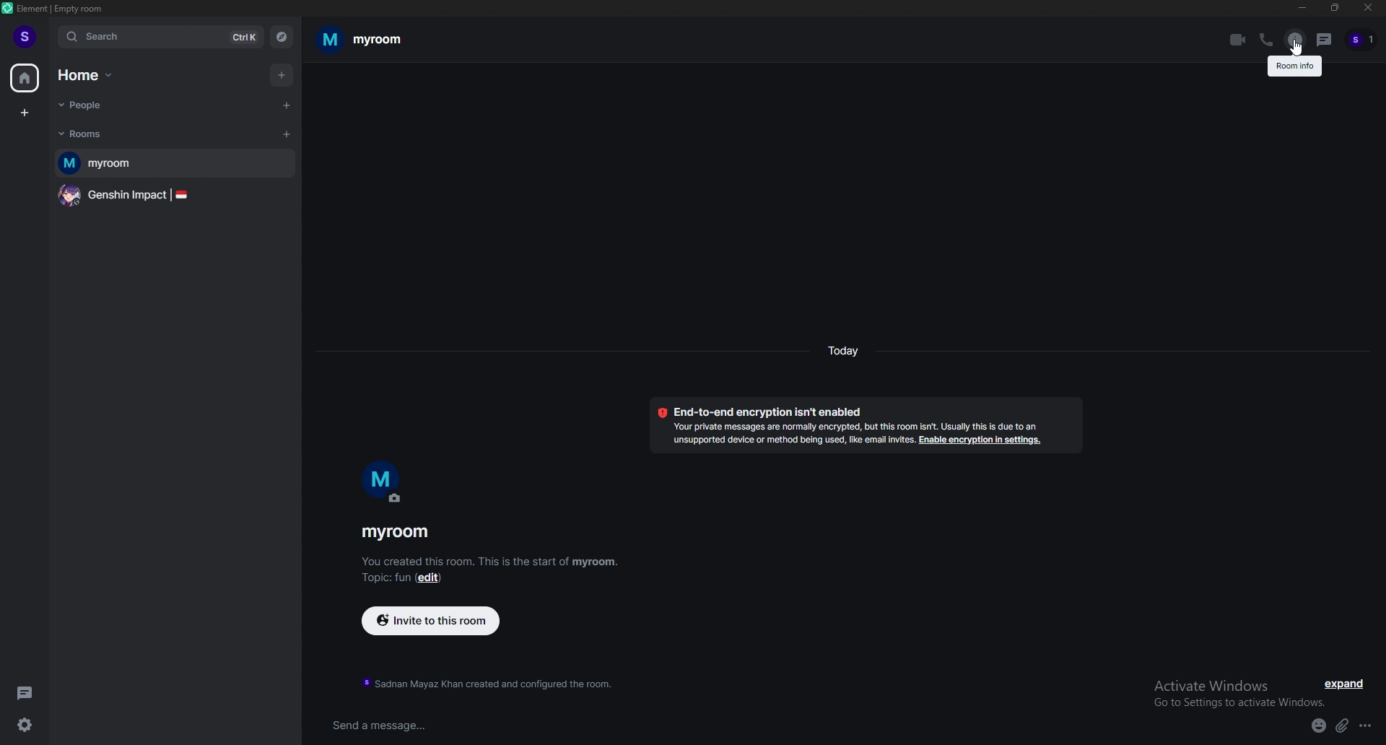  What do you see at coordinates (128, 38) in the screenshot?
I see `search` at bounding box center [128, 38].